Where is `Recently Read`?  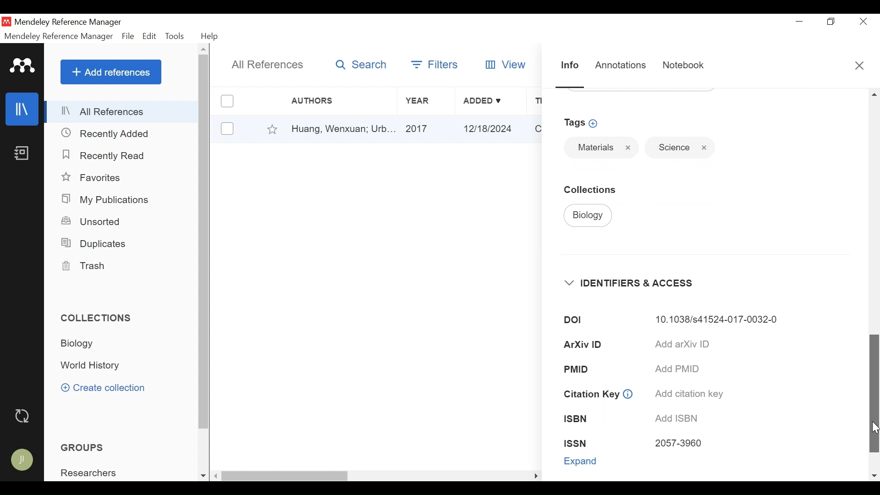
Recently Read is located at coordinates (106, 156).